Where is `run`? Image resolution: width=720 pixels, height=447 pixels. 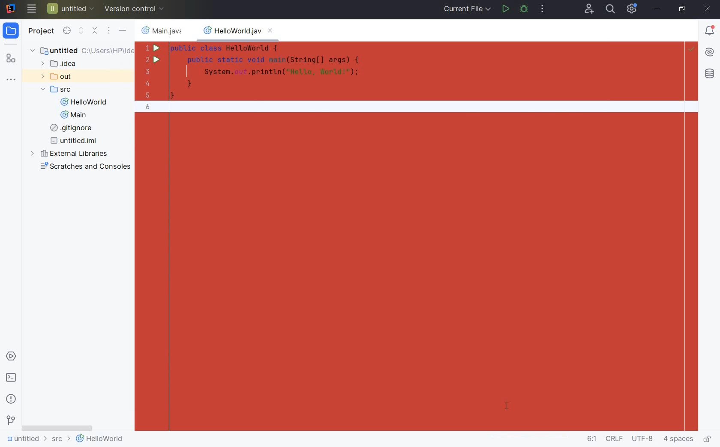
run is located at coordinates (505, 9).